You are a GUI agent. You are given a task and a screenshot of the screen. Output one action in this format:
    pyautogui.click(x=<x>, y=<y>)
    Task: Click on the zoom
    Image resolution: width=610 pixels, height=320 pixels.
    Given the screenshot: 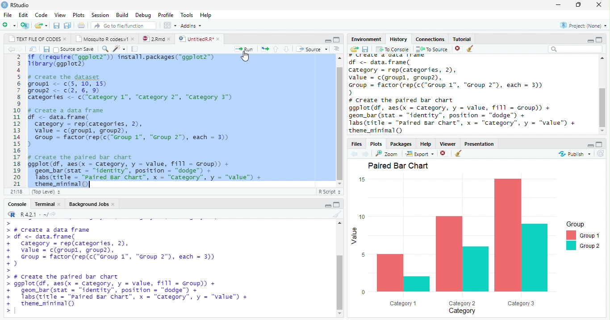 What is the action you would take?
    pyautogui.click(x=387, y=153)
    